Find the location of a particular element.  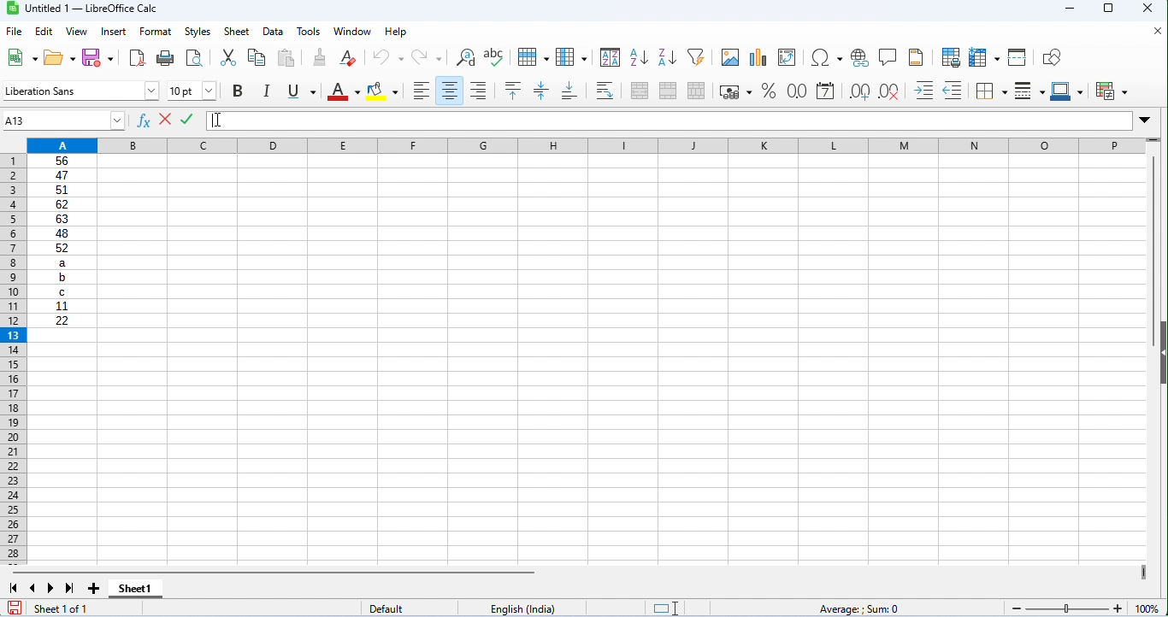

maximize is located at coordinates (1108, 9).